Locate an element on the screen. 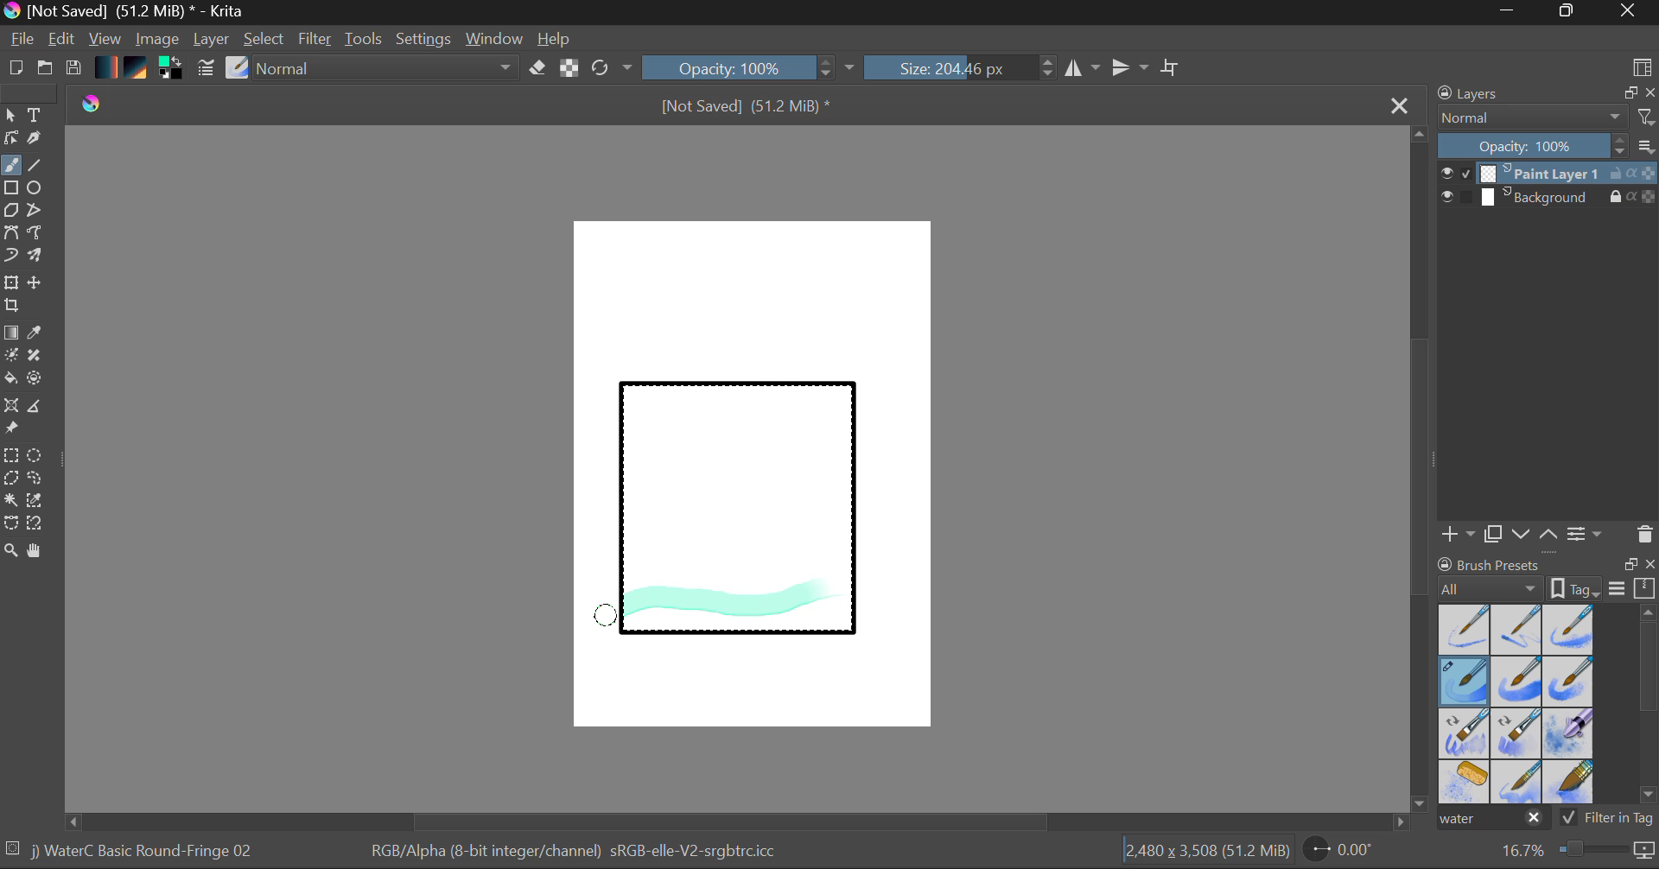 This screenshot has height=869, width=1659. MOUSE_UP Stroke 1 is located at coordinates (610, 614).